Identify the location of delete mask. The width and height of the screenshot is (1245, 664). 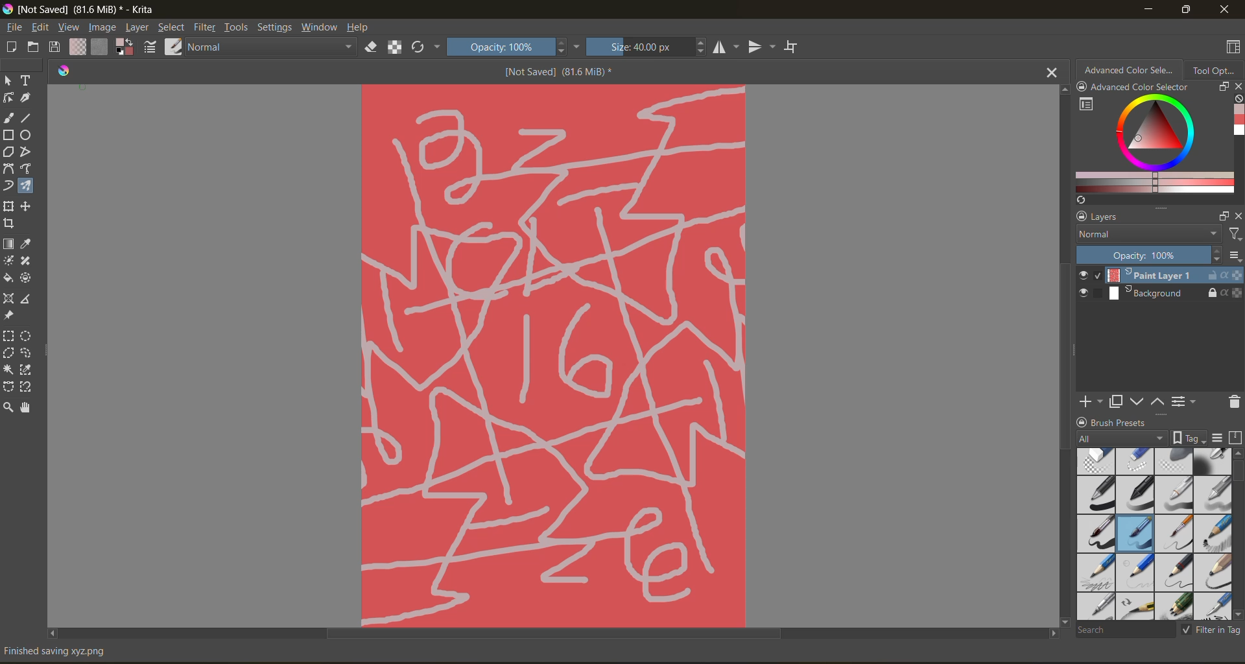
(1234, 404).